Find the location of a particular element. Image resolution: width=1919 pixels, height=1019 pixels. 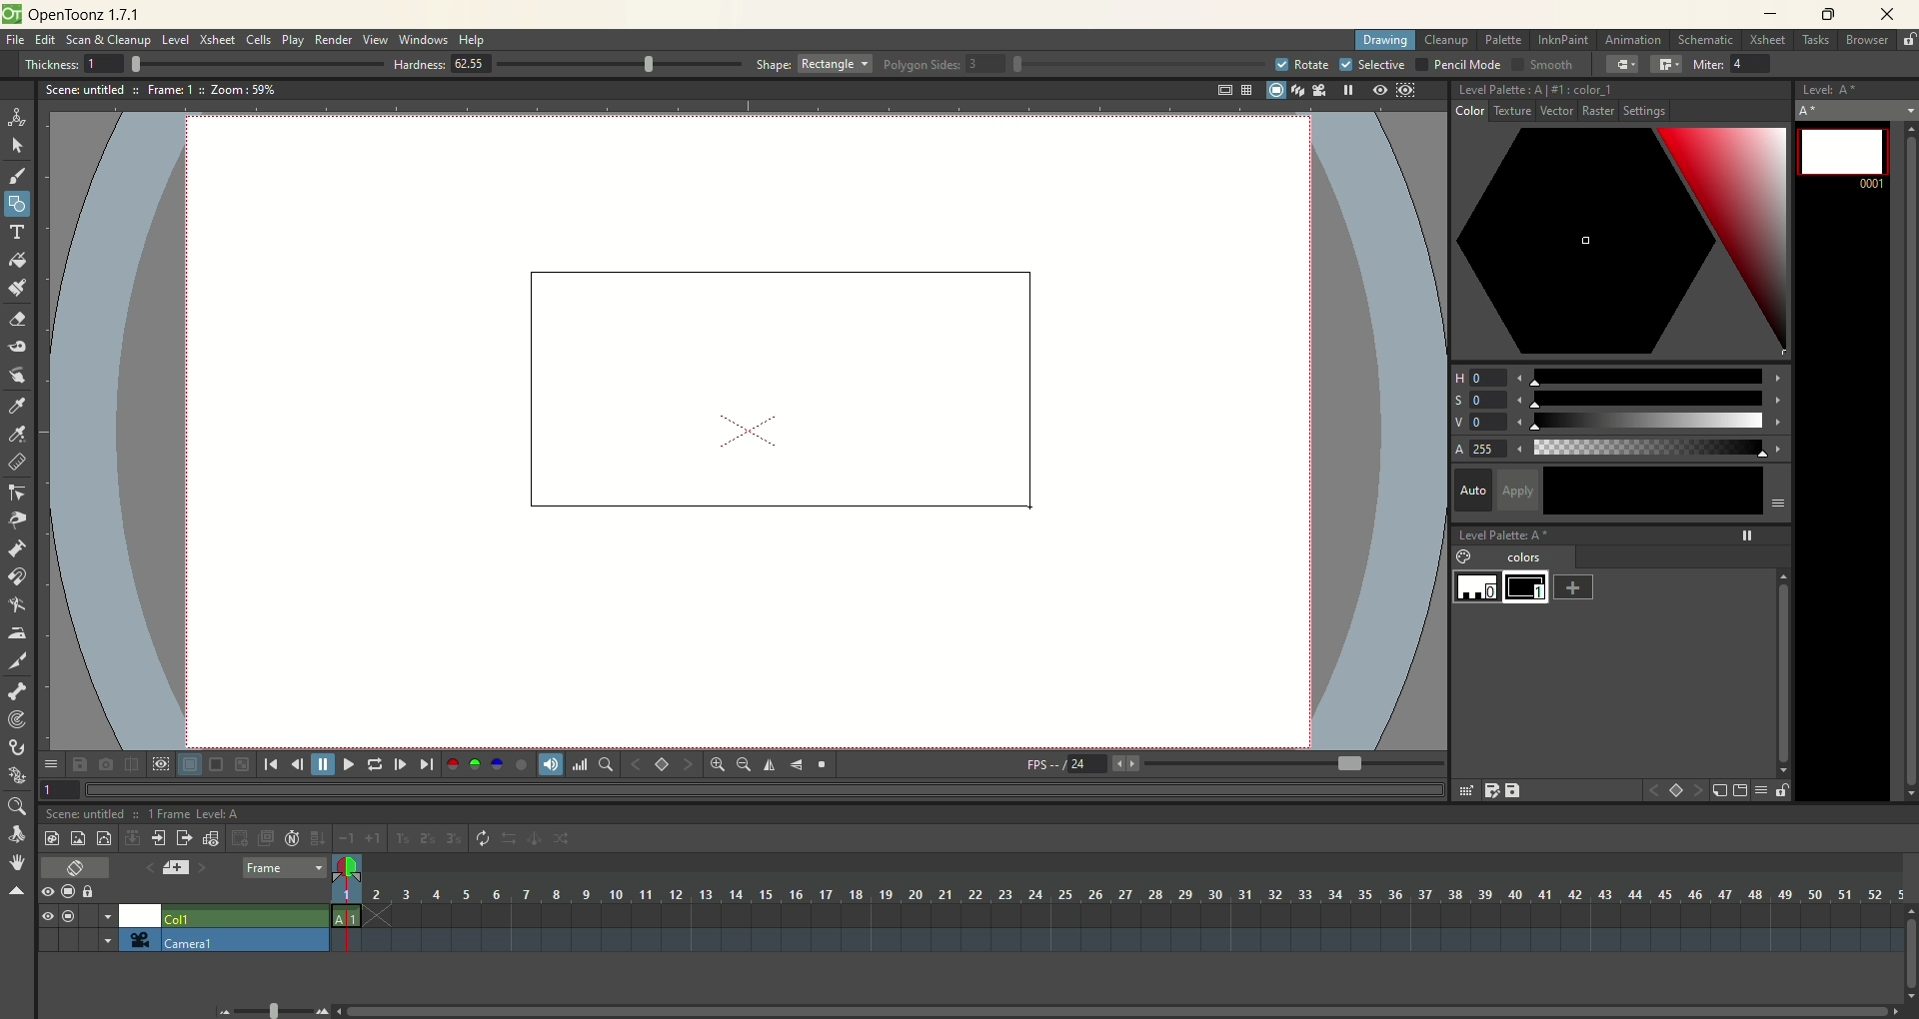

snapchat is located at coordinates (106, 764).